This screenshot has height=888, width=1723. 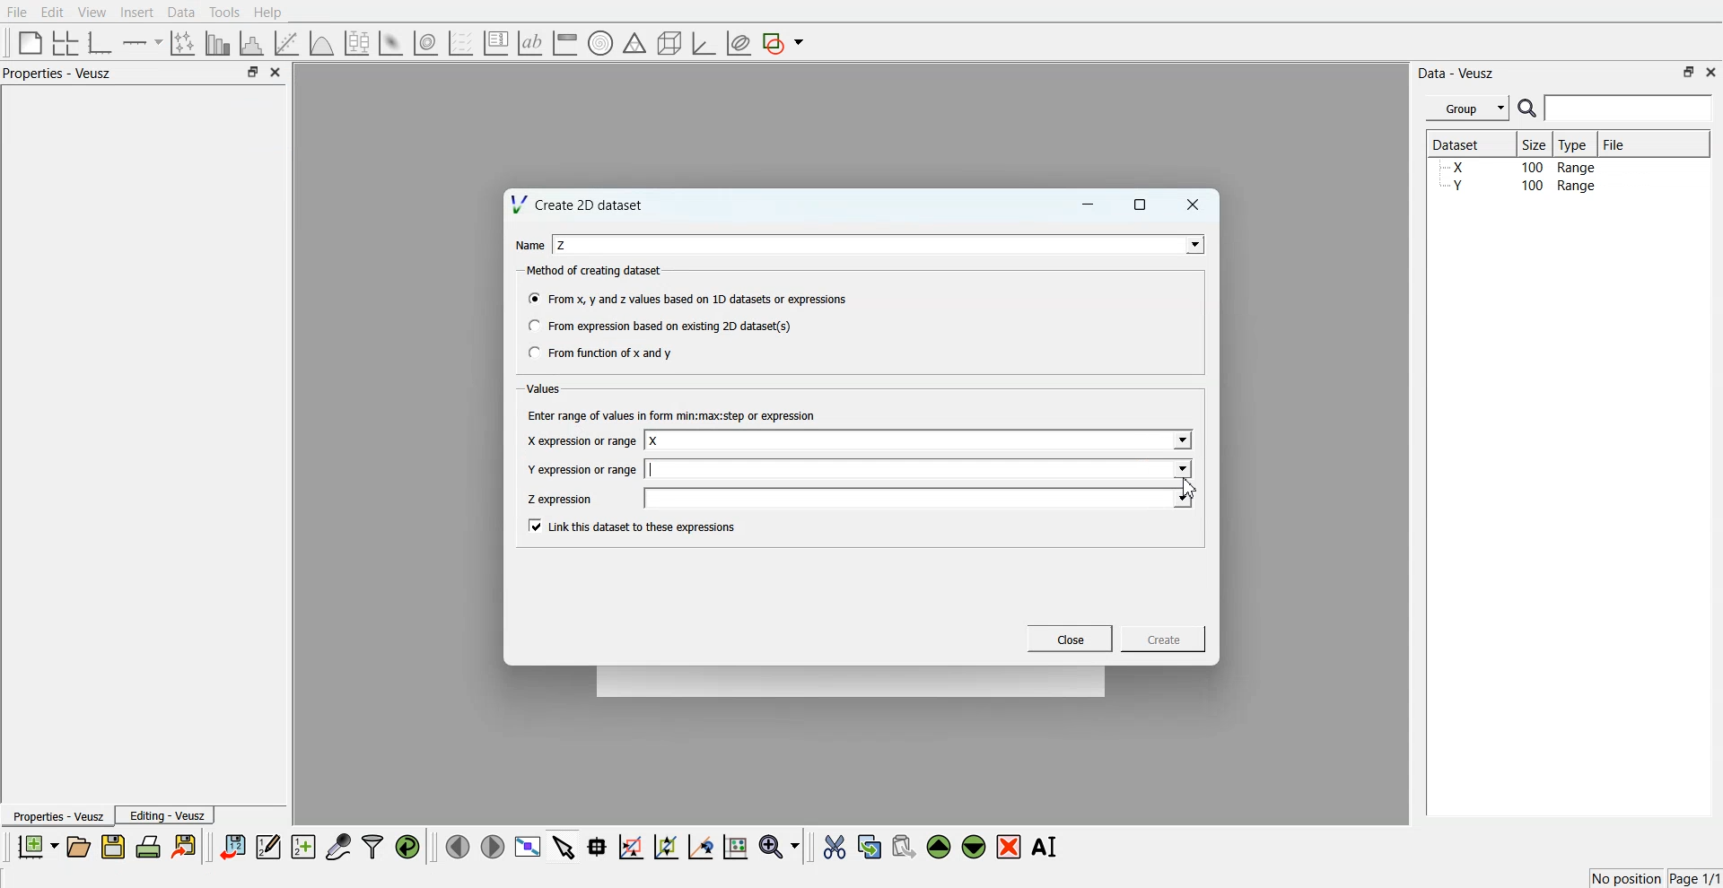 What do you see at coordinates (276, 72) in the screenshot?
I see `Close` at bounding box center [276, 72].